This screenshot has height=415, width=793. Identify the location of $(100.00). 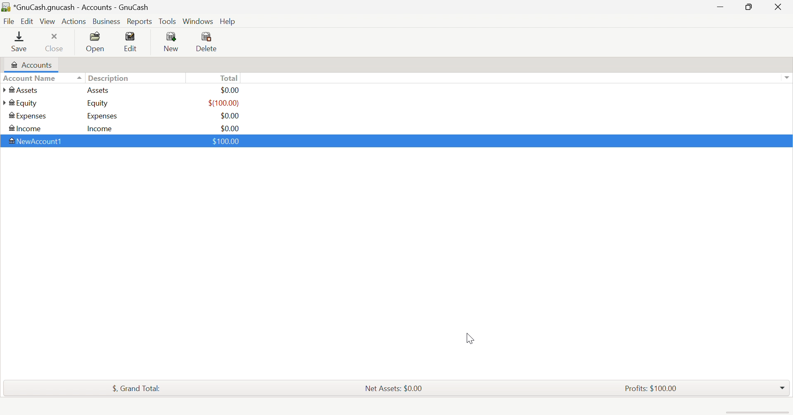
(225, 103).